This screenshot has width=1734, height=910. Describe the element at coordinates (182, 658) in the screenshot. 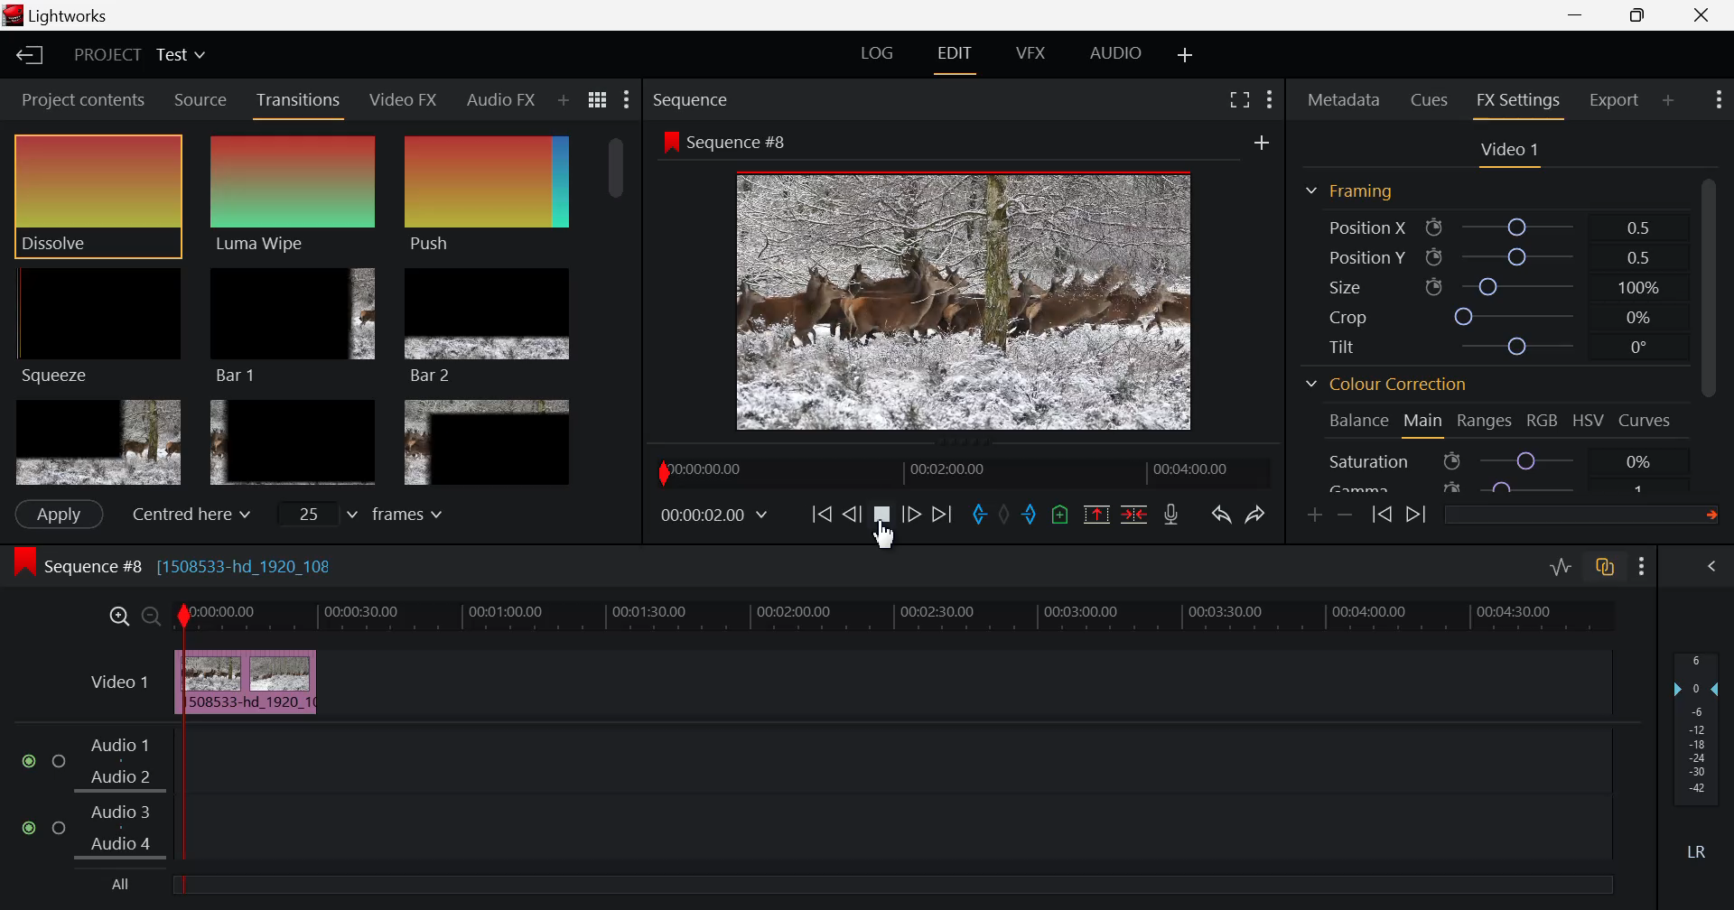

I see `Segment In Mark` at that location.